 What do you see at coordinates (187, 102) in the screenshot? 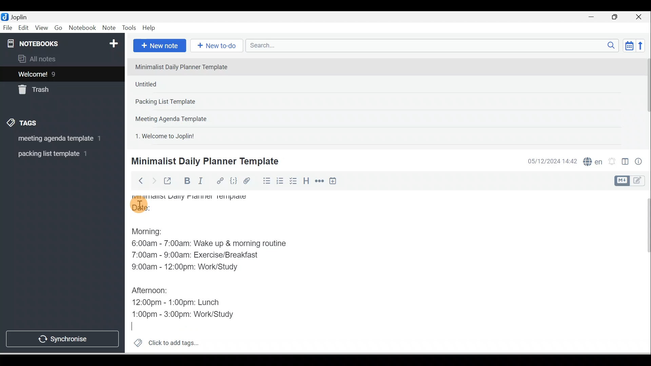
I see `Note 3` at bounding box center [187, 102].